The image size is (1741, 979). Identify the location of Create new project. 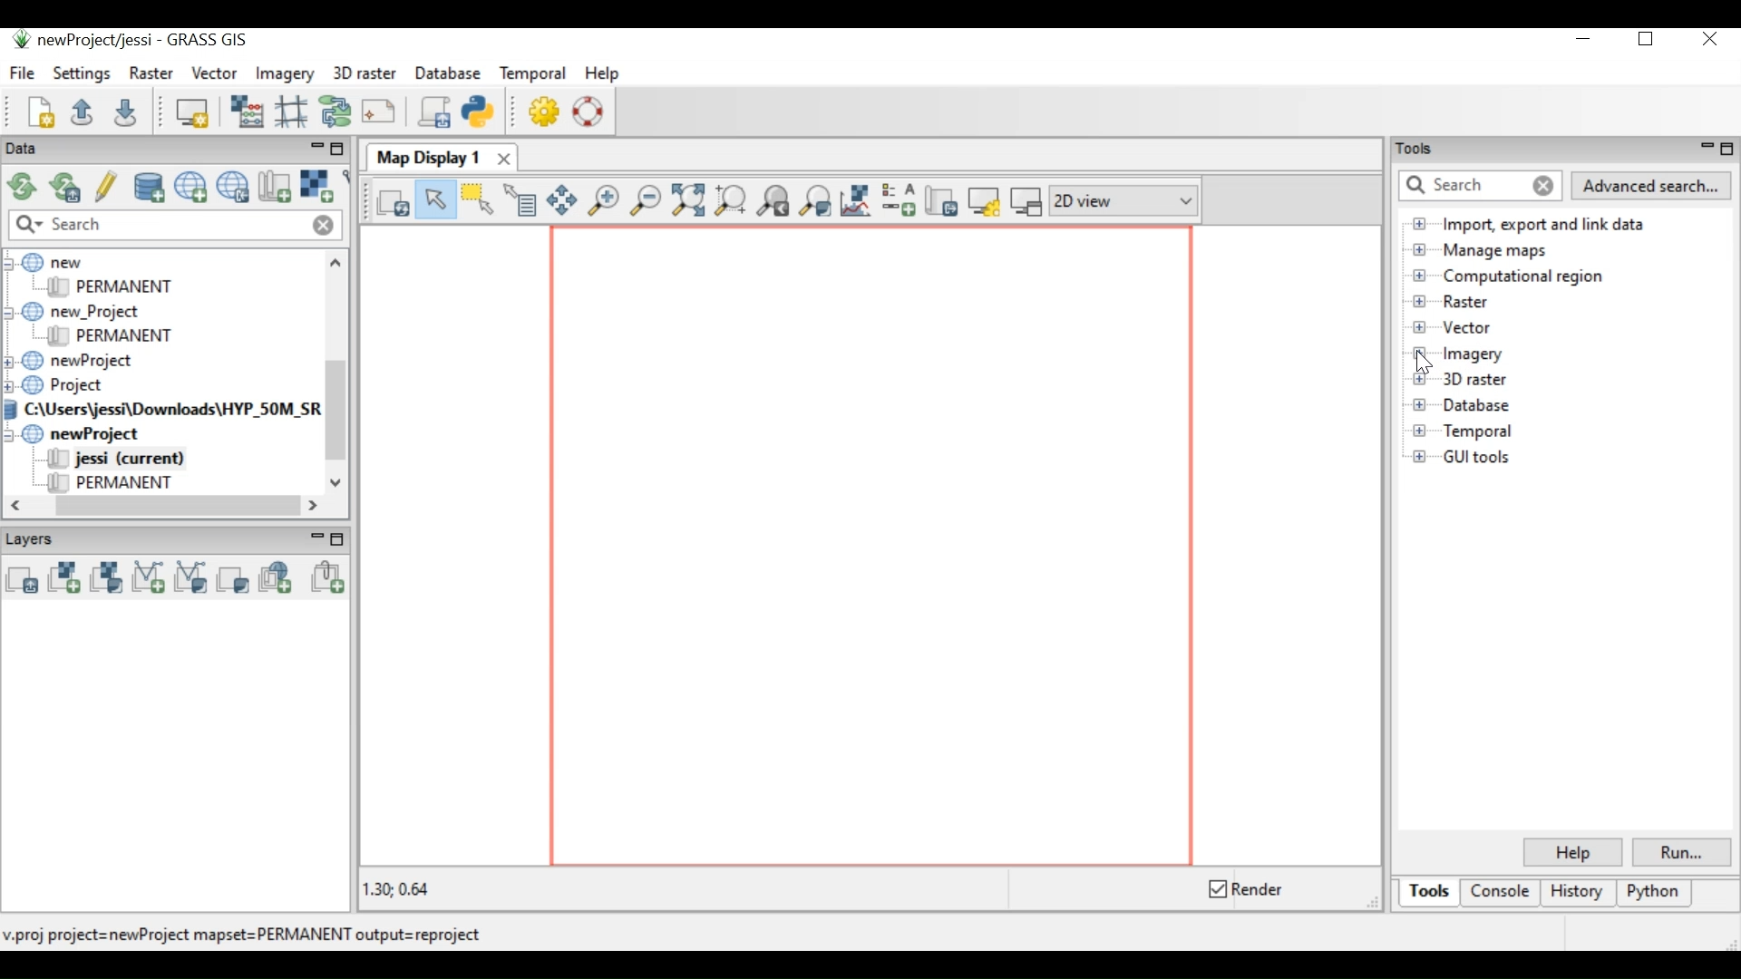
(191, 187).